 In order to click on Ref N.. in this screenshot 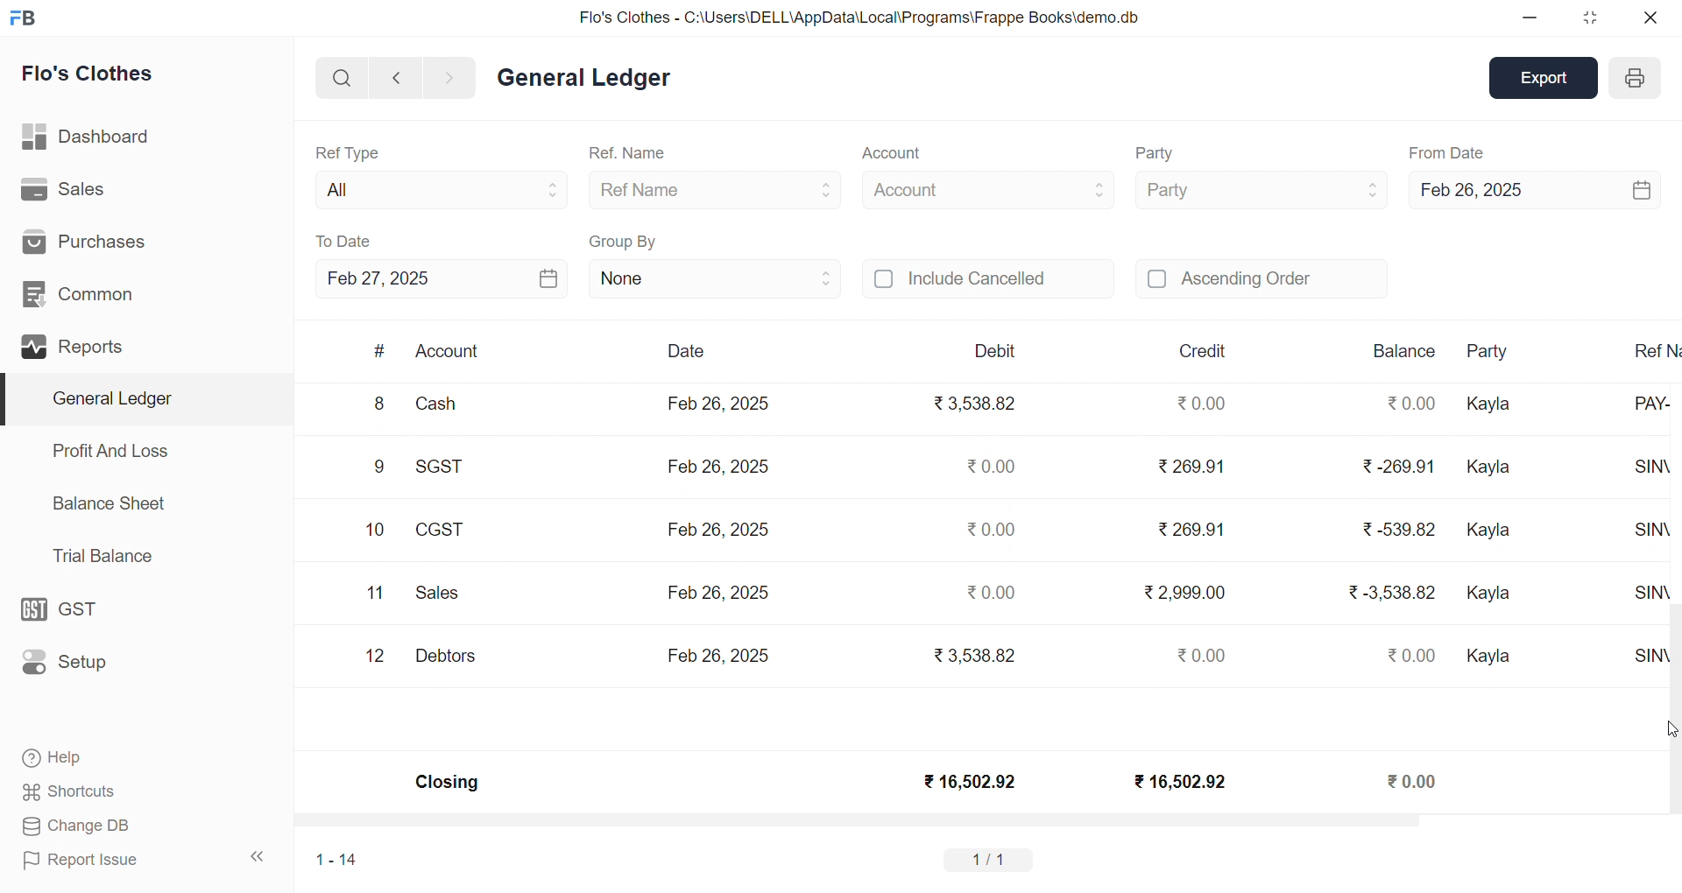, I will do `click(1652, 349)`.